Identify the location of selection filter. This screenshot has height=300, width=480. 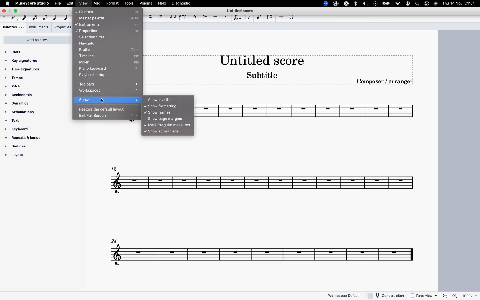
(96, 37).